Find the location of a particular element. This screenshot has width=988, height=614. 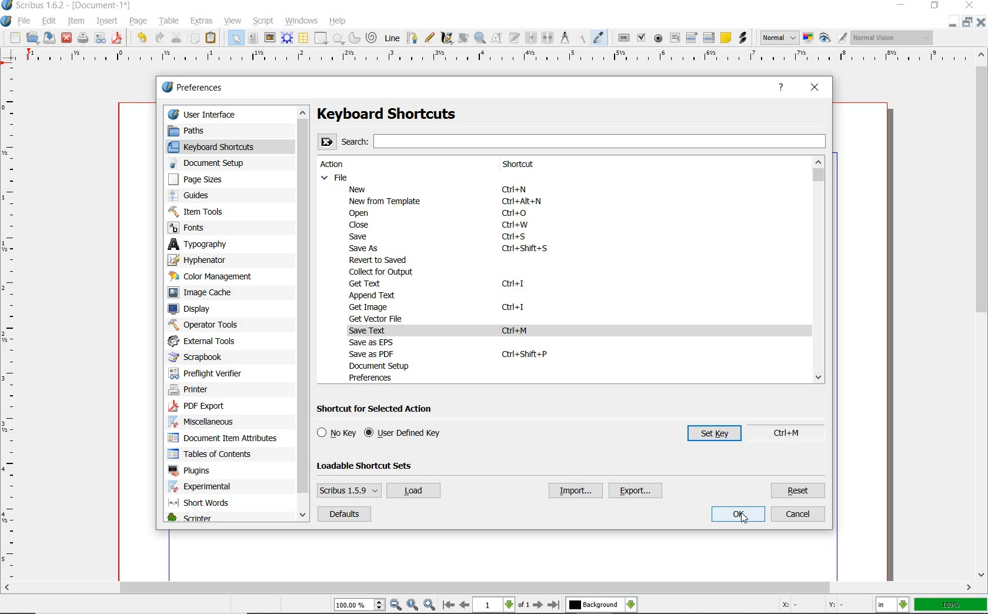

revert to saved is located at coordinates (380, 261).